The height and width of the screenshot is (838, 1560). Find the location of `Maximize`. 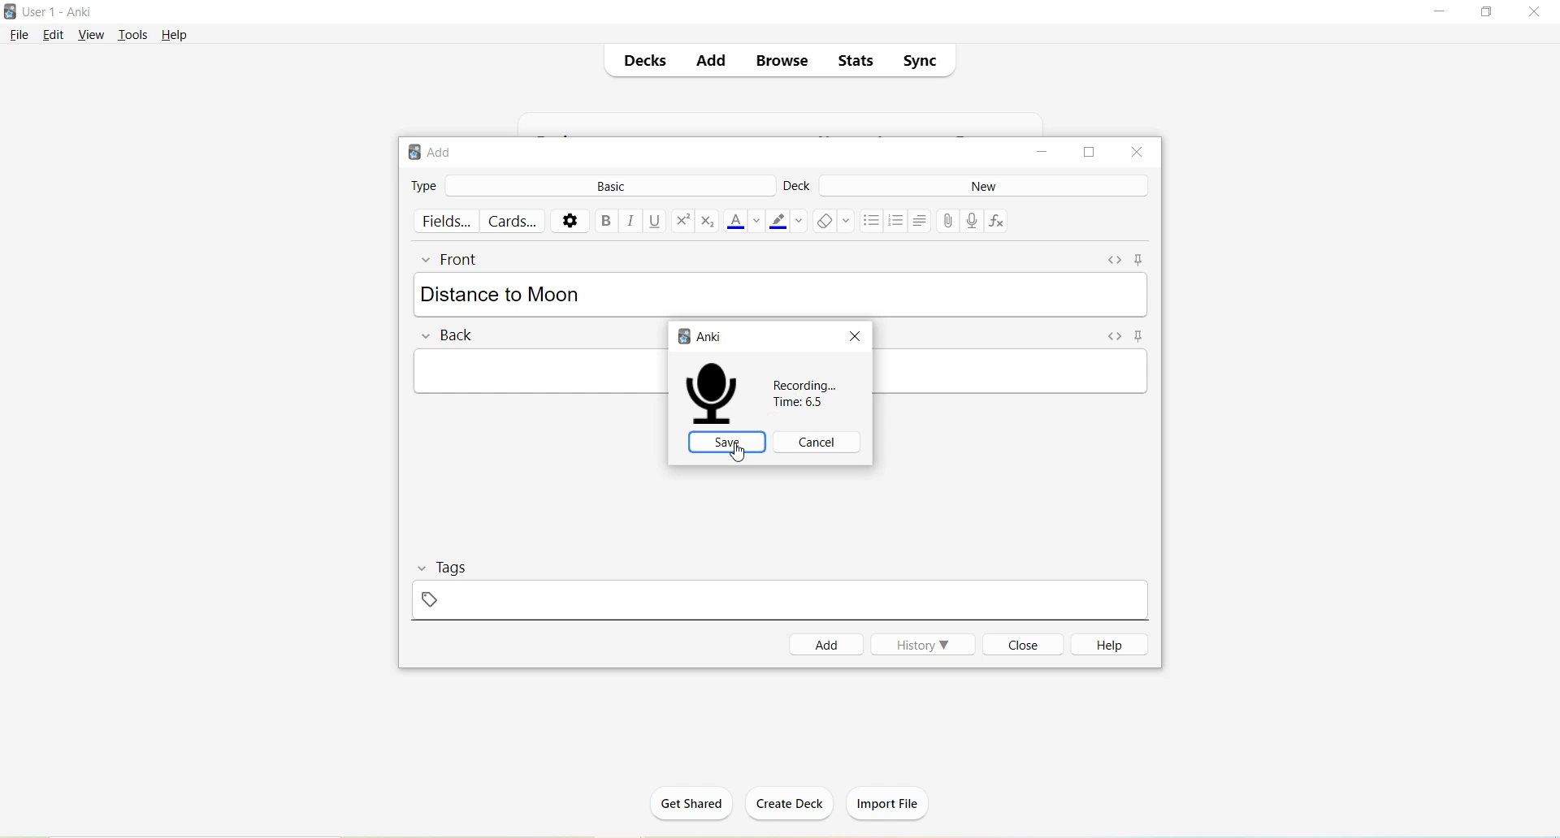

Maximize is located at coordinates (1487, 12).